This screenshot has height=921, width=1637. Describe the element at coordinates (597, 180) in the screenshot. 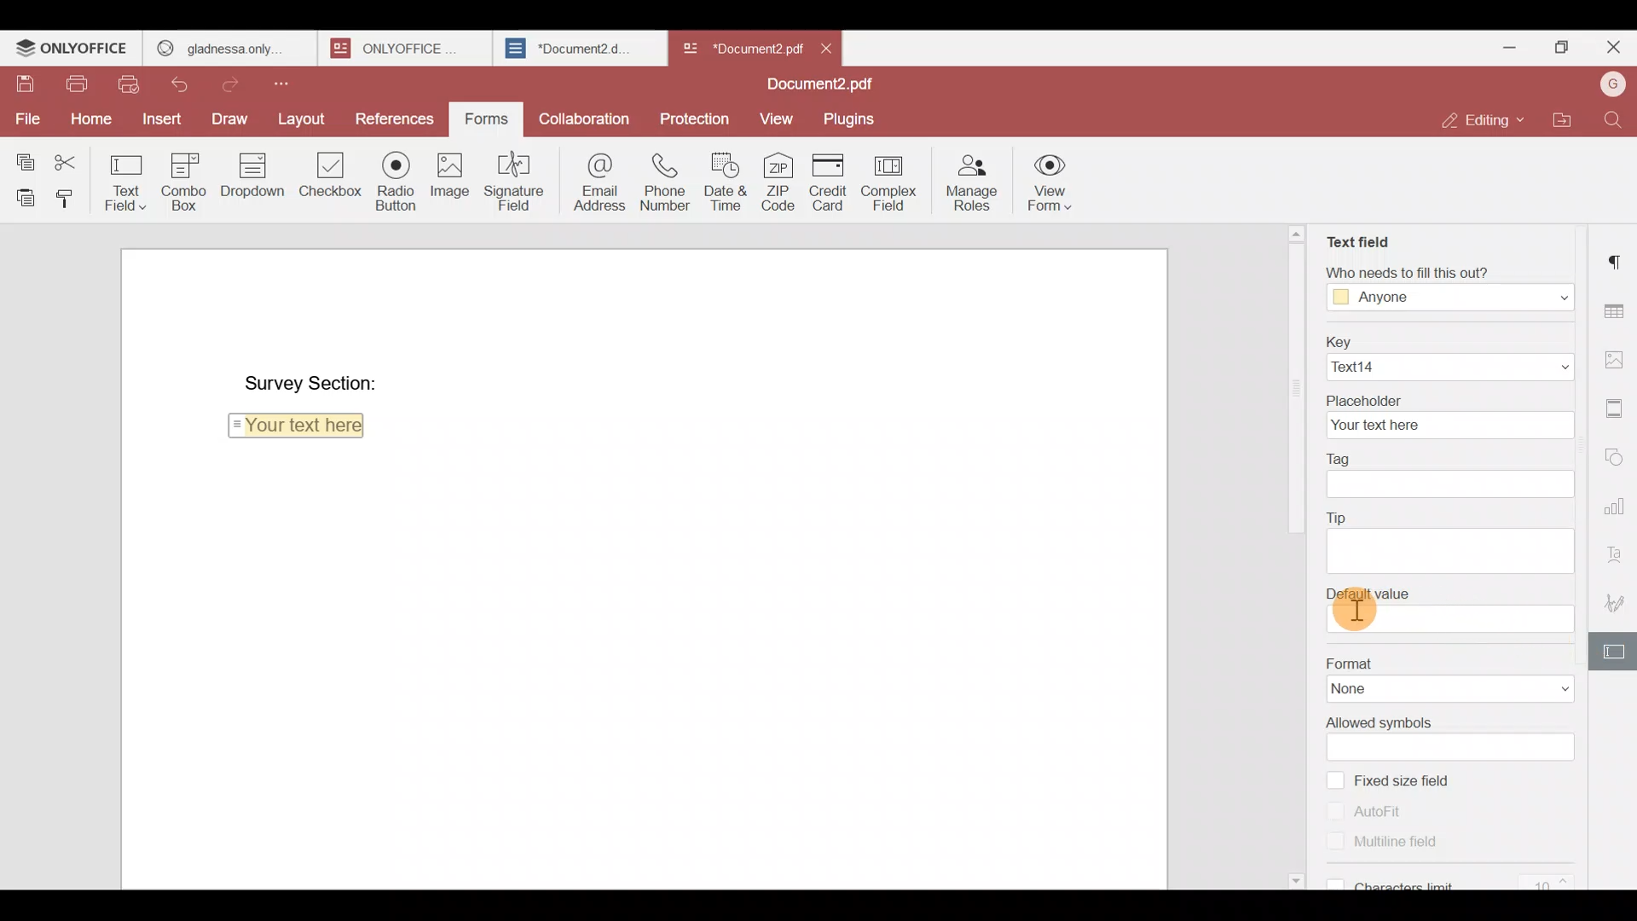

I see `Email address` at that location.